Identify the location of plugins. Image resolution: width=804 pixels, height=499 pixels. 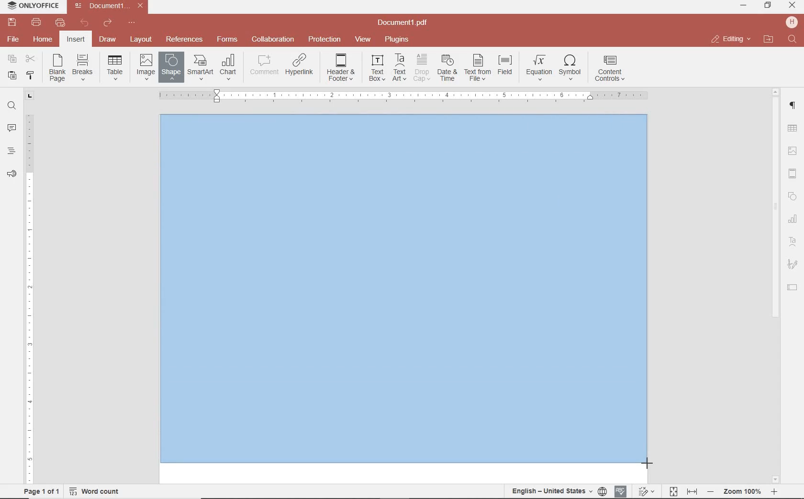
(399, 40).